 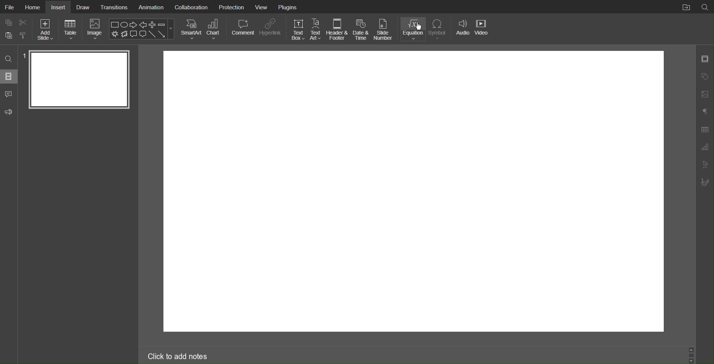 I want to click on Search, so click(x=705, y=7).